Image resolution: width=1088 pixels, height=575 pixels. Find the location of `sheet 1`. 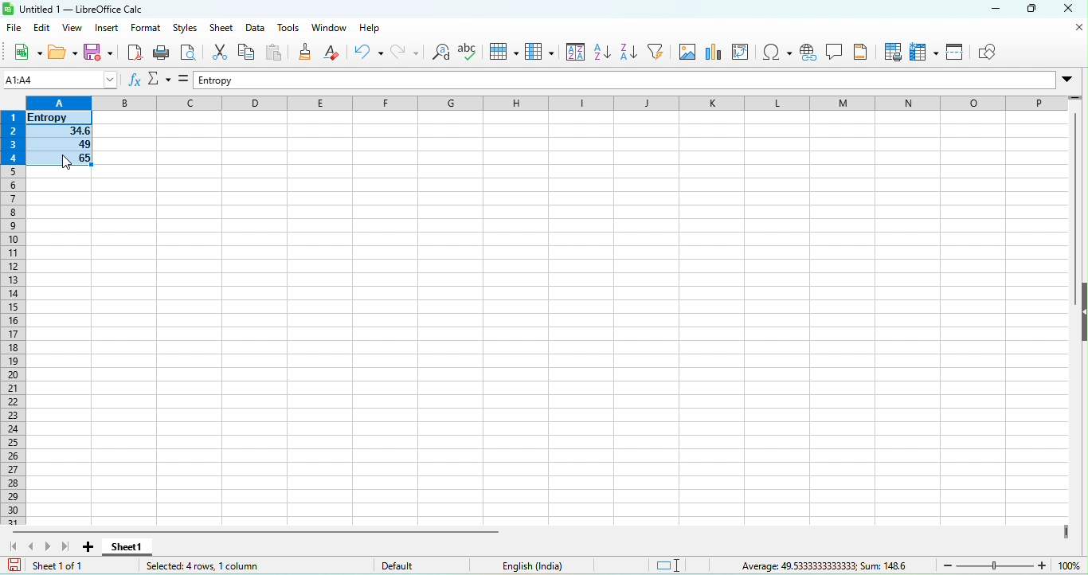

sheet 1 is located at coordinates (127, 547).